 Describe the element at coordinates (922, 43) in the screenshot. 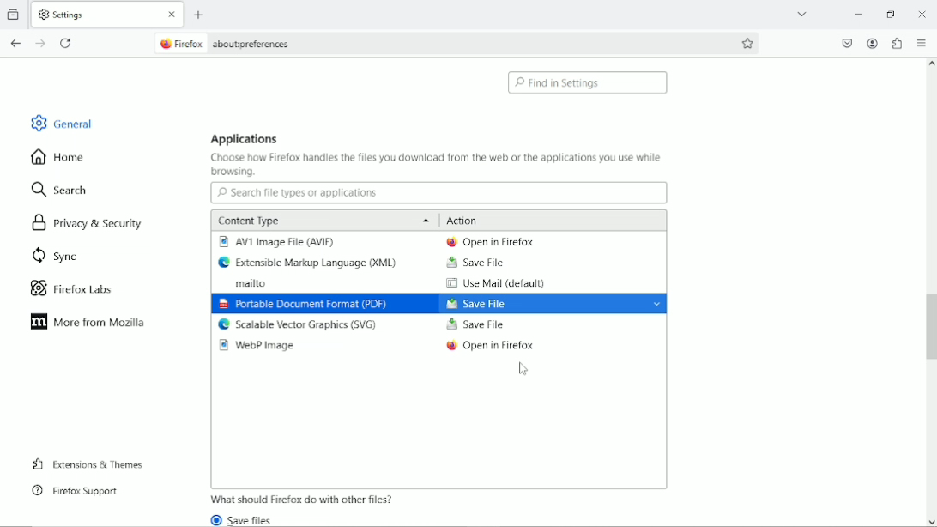

I see `Open application menu` at that location.